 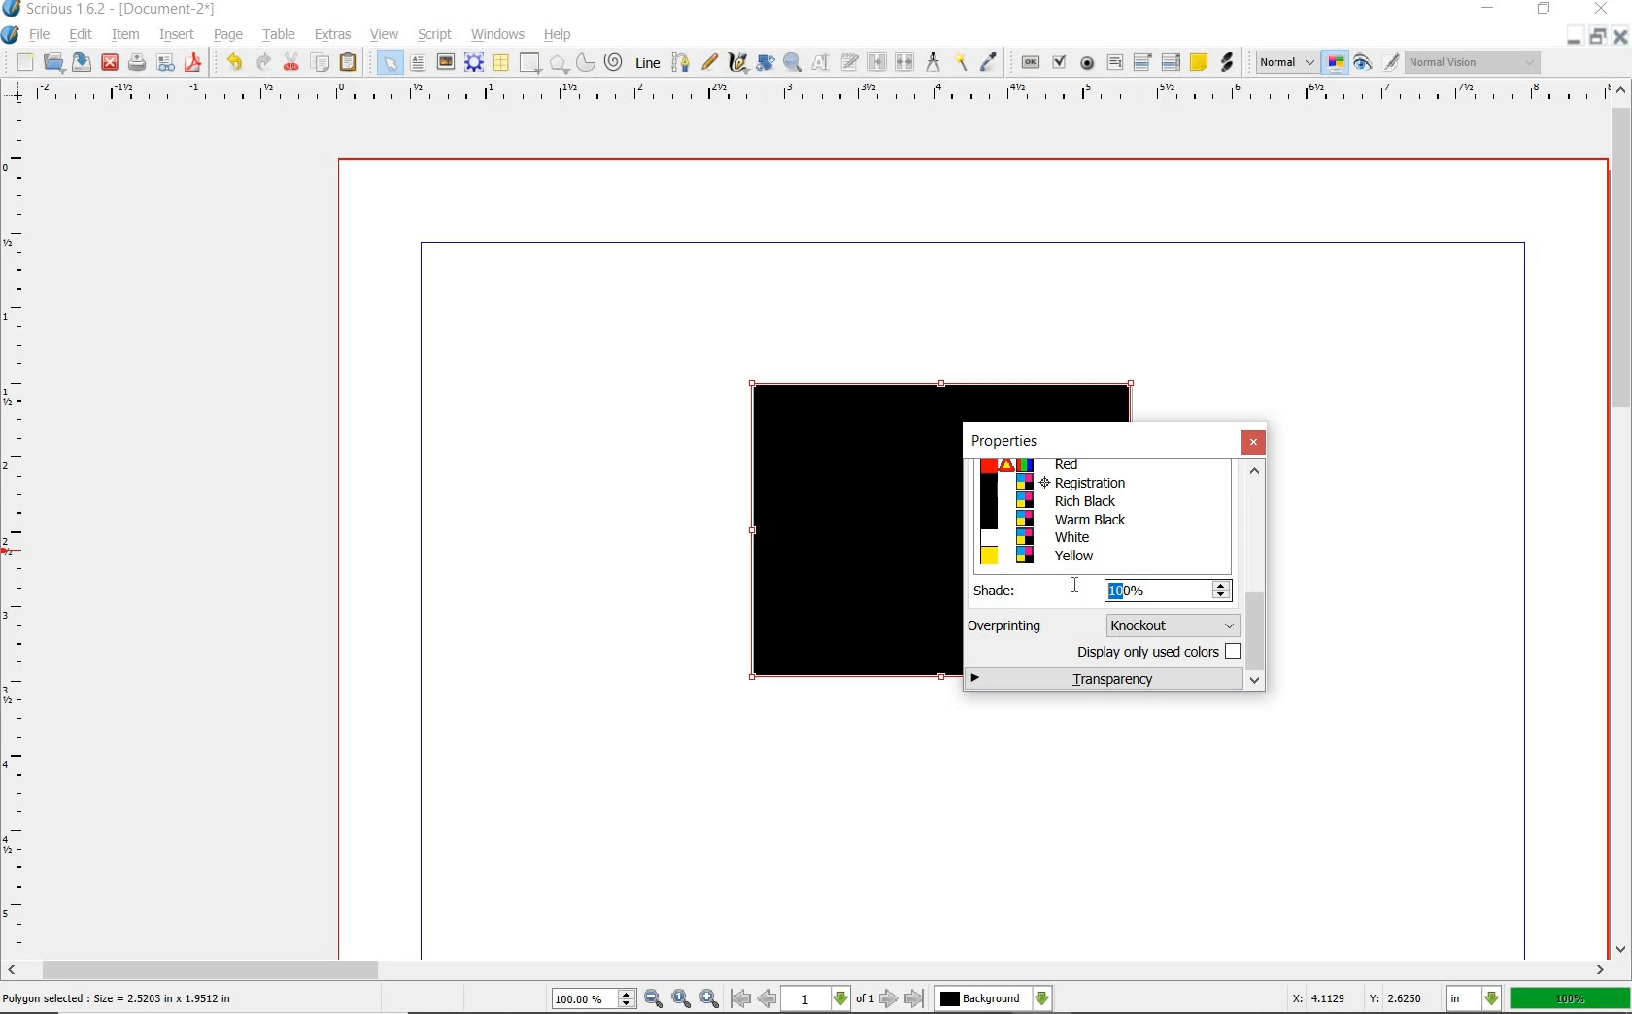 What do you see at coordinates (1028, 64) in the screenshot?
I see `pdf push button` at bounding box center [1028, 64].